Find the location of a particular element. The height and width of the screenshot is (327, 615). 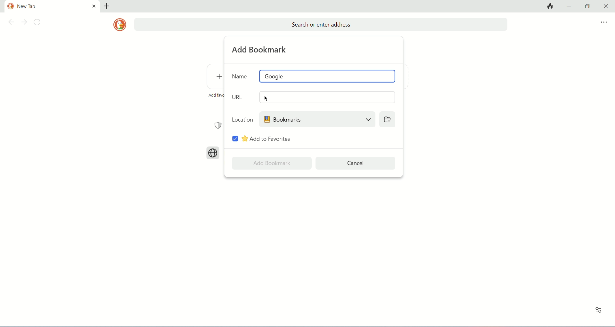

maximize is located at coordinates (587, 6).